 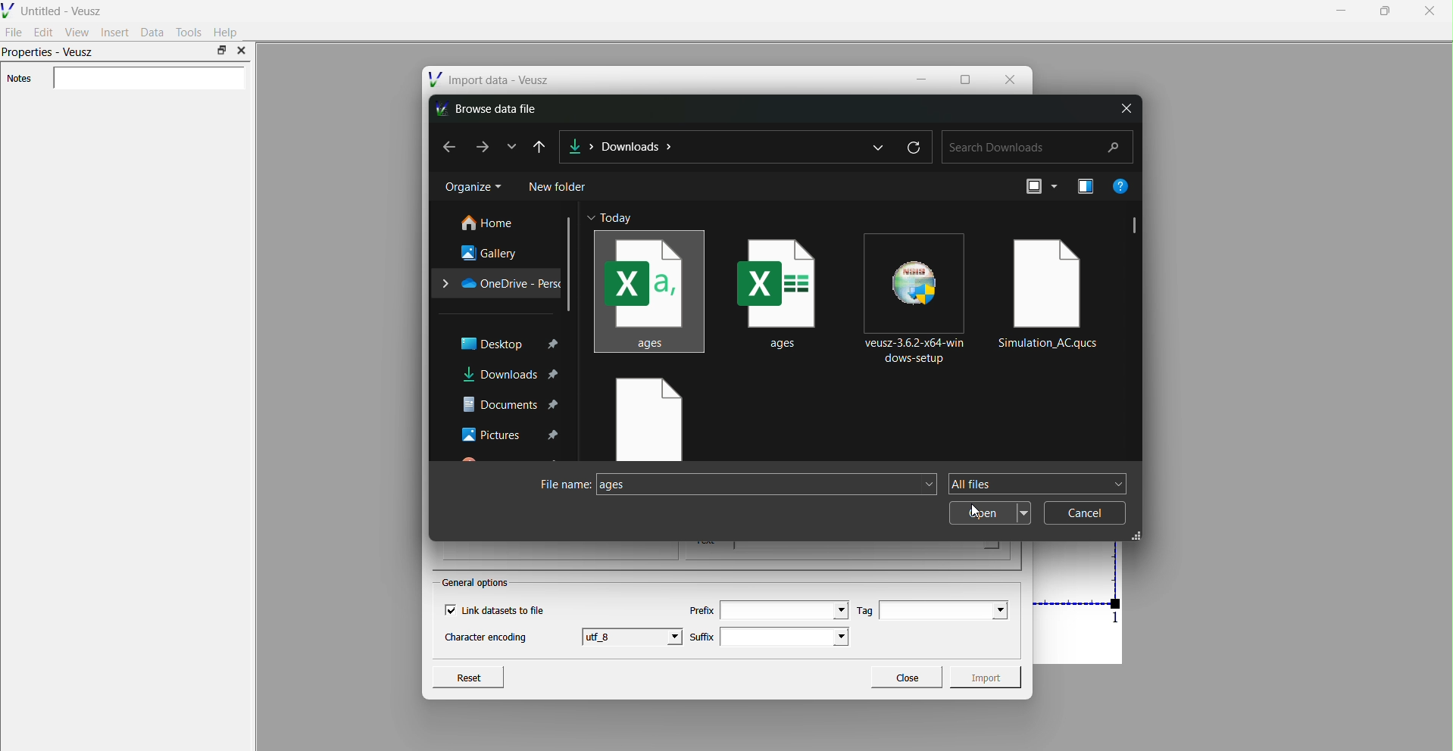 What do you see at coordinates (637, 146) in the screenshot?
I see `Downloads` at bounding box center [637, 146].